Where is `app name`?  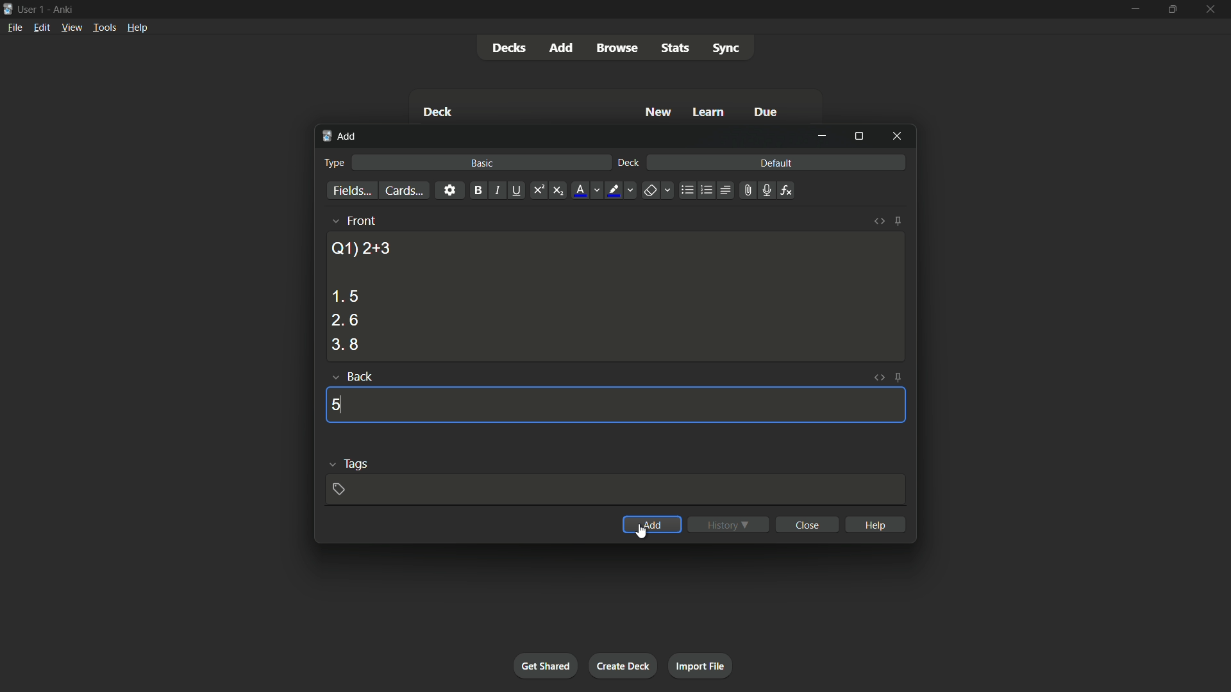 app name is located at coordinates (63, 8).